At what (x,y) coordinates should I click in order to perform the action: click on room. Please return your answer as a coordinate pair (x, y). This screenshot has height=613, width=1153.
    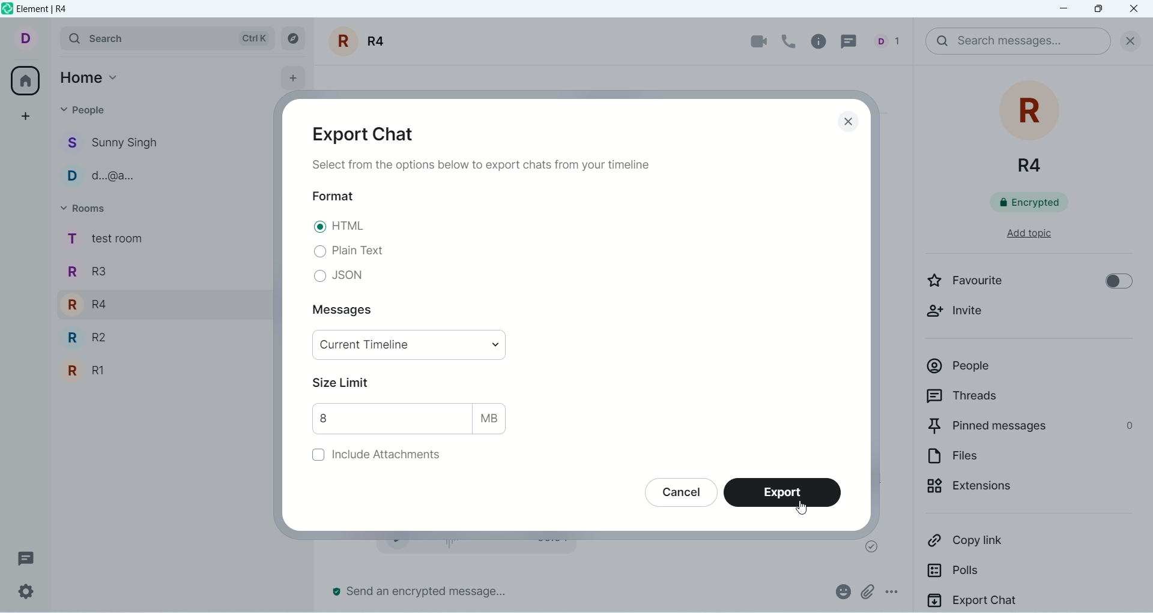
    Looking at the image, I should click on (1033, 126).